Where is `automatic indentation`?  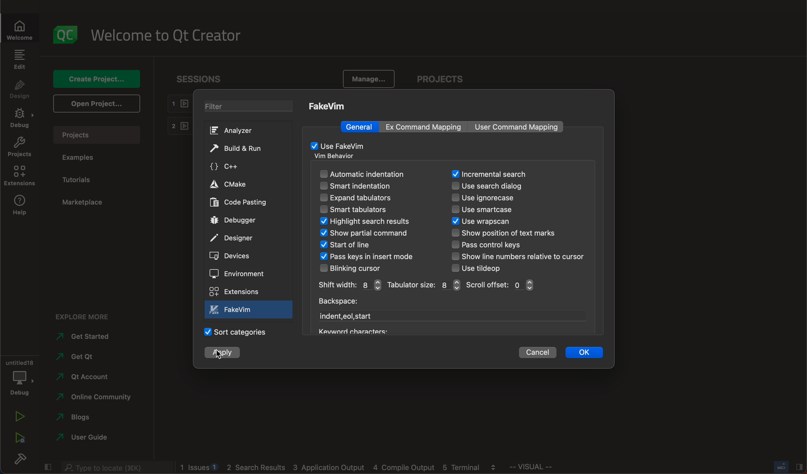 automatic indentation is located at coordinates (373, 174).